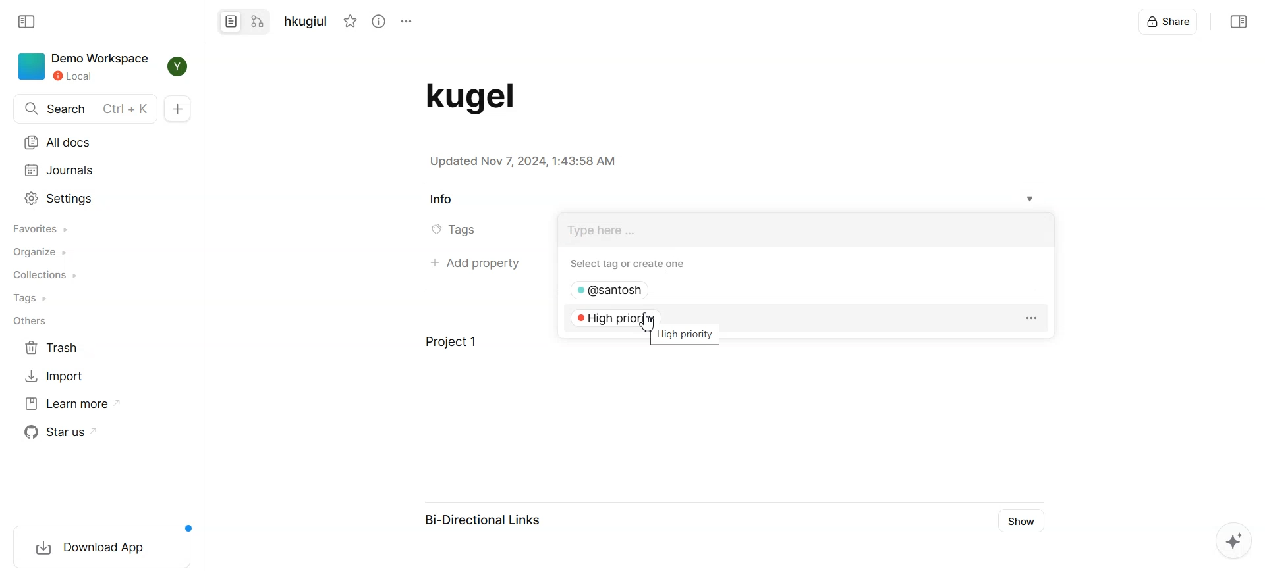 This screenshot has height=571, width=1265. Describe the element at coordinates (177, 66) in the screenshot. I see `Profile` at that location.